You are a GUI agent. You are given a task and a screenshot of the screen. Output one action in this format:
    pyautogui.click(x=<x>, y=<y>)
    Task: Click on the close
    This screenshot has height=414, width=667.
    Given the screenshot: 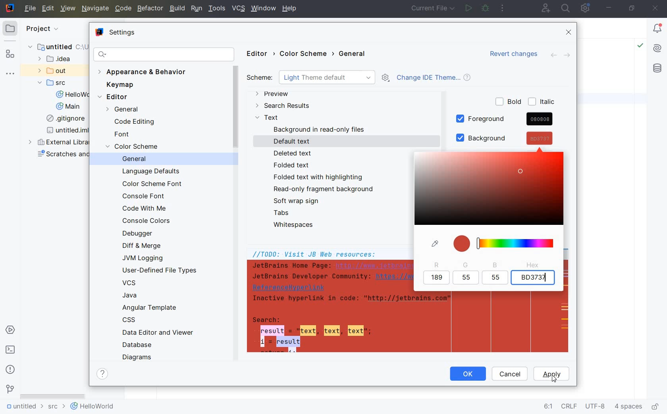 What is the action you would take?
    pyautogui.click(x=655, y=9)
    